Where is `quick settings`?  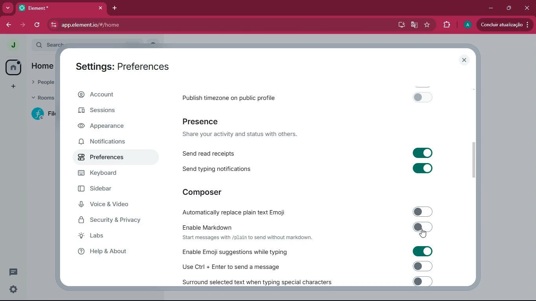
quick settings is located at coordinates (13, 290).